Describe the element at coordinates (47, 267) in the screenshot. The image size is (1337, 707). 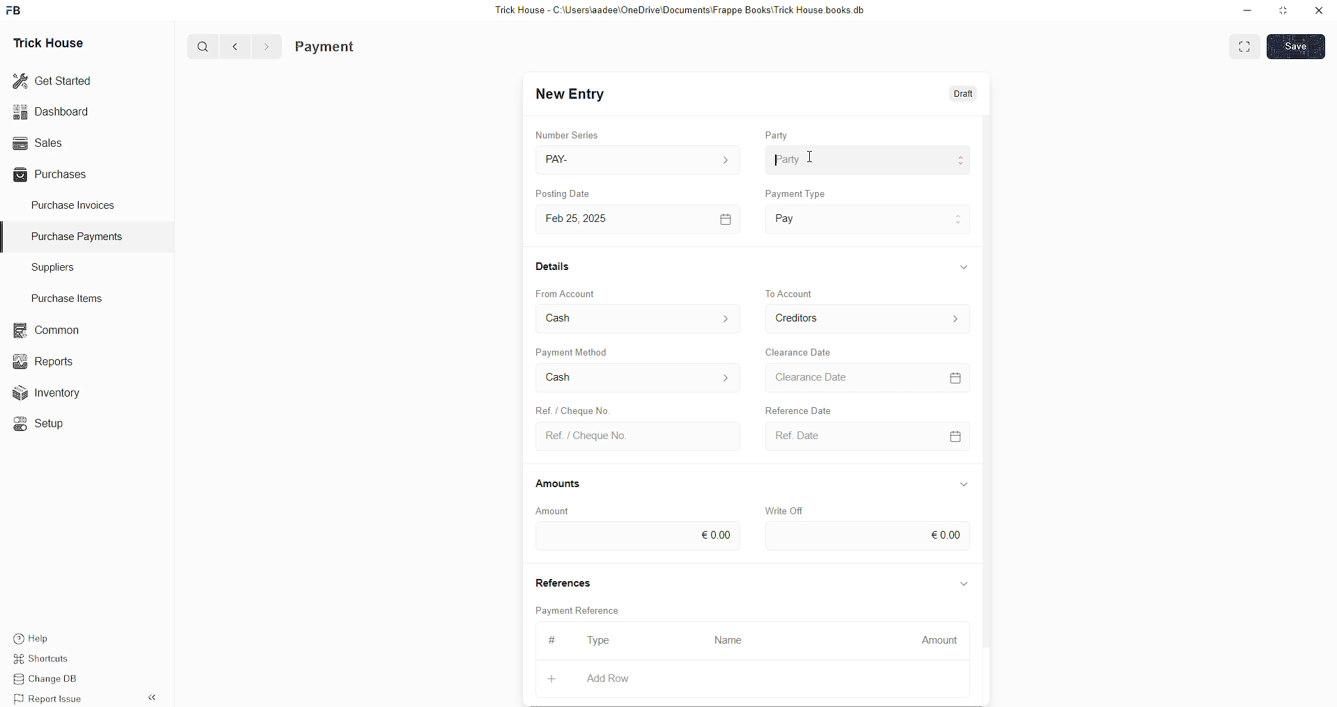
I see `Suppliers` at that location.